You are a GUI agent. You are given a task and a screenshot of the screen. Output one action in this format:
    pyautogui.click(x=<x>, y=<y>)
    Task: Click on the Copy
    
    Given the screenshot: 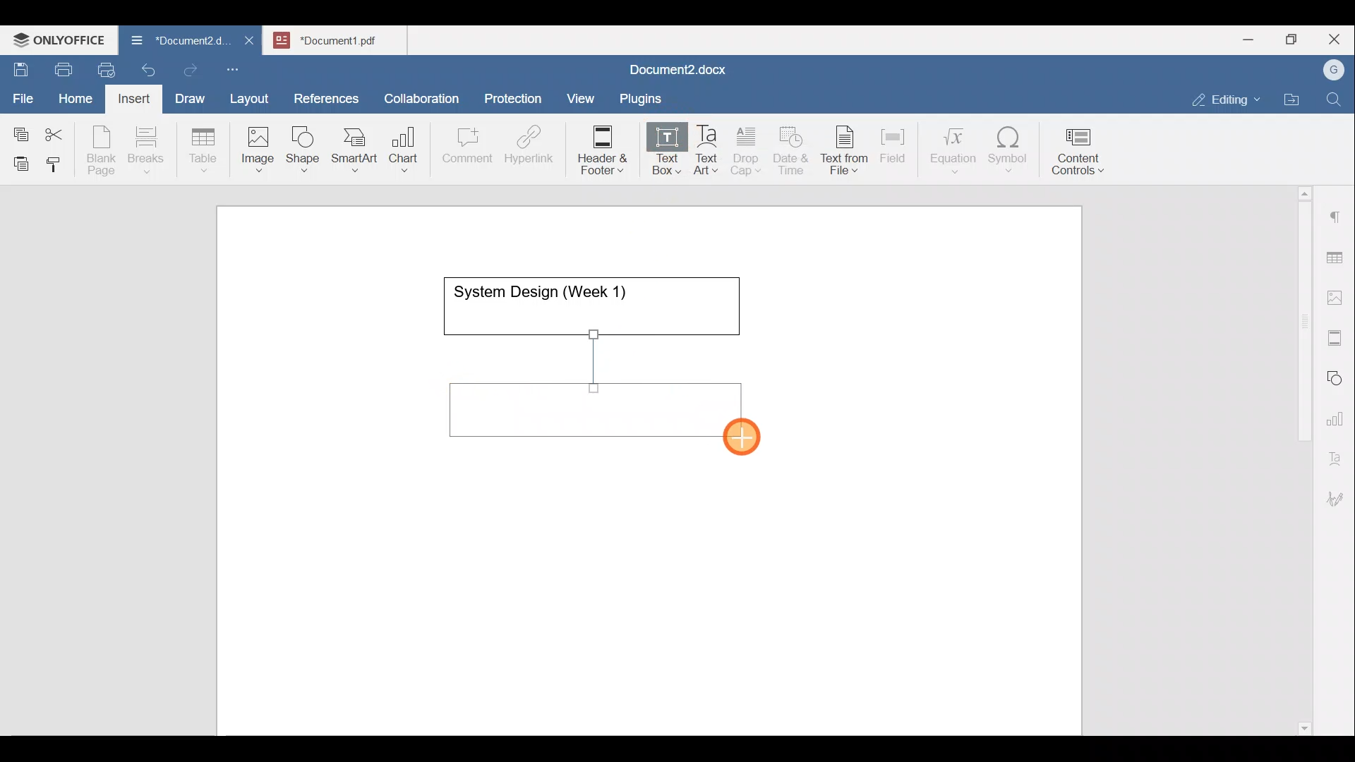 What is the action you would take?
    pyautogui.click(x=18, y=130)
    